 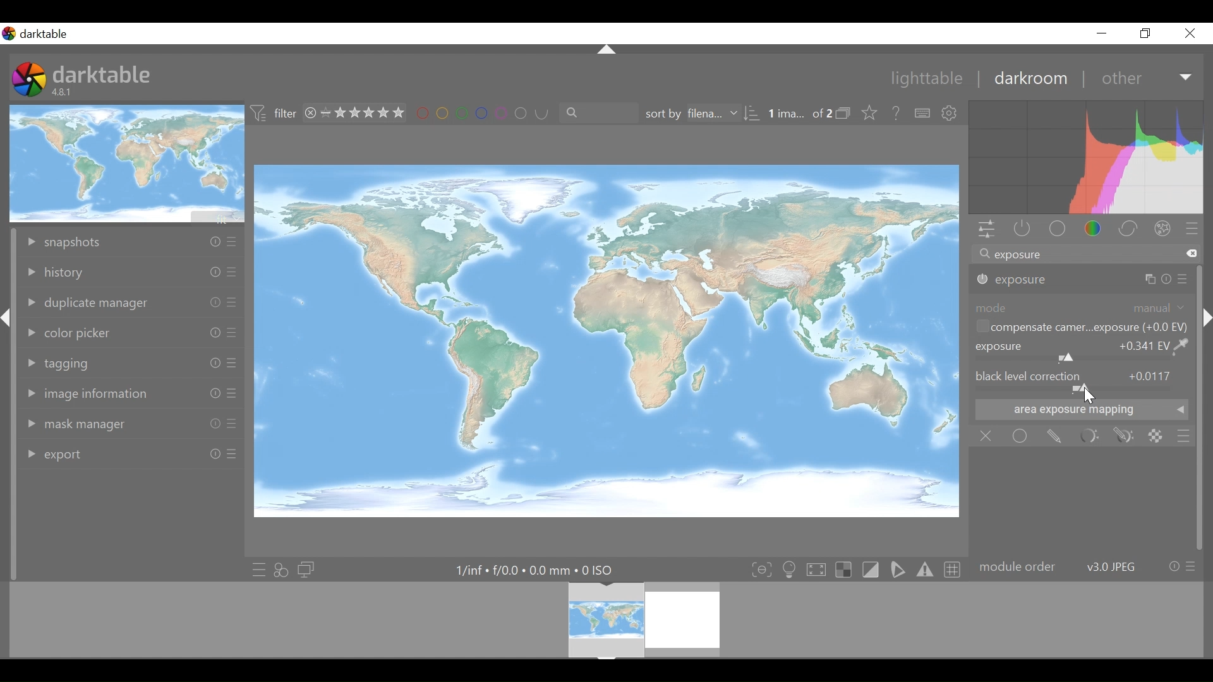 I want to click on display a second darkroom to display, so click(x=308, y=569).